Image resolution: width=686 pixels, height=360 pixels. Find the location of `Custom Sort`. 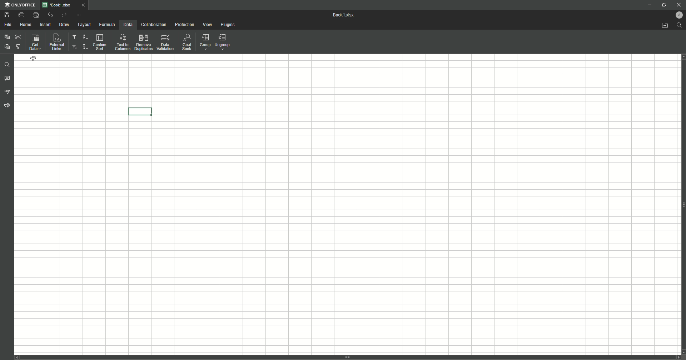

Custom Sort is located at coordinates (100, 42).